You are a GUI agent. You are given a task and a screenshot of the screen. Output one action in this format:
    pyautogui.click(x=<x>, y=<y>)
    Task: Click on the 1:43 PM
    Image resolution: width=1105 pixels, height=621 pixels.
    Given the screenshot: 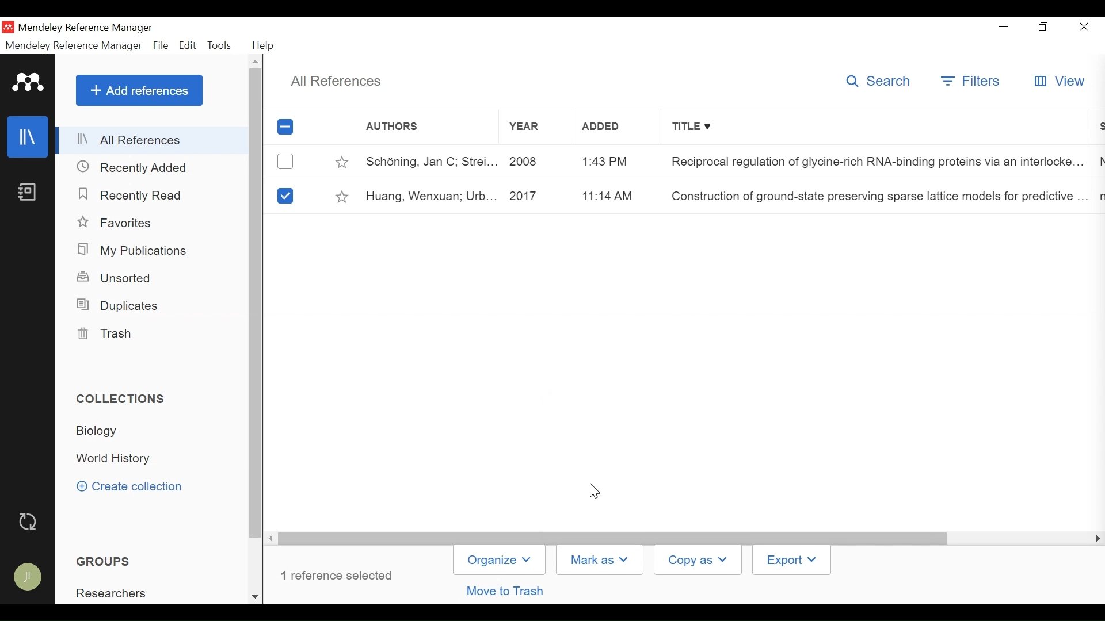 What is the action you would take?
    pyautogui.click(x=605, y=161)
    